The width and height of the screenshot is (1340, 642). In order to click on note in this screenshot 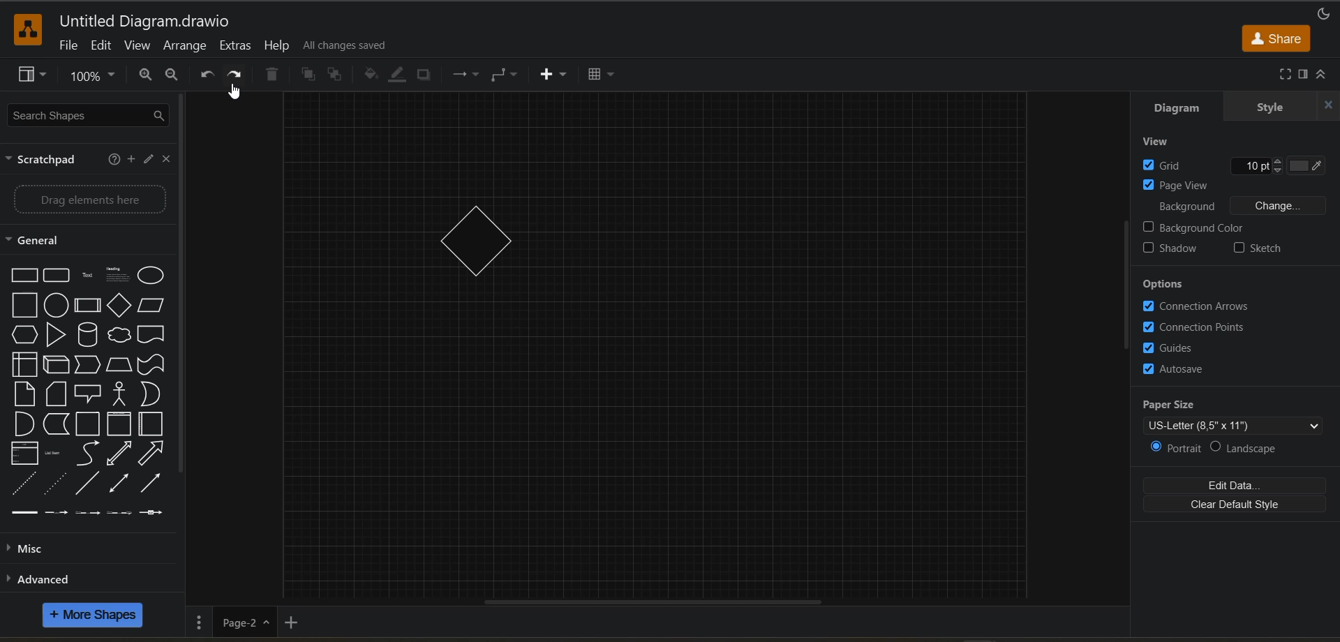, I will do `click(23, 395)`.